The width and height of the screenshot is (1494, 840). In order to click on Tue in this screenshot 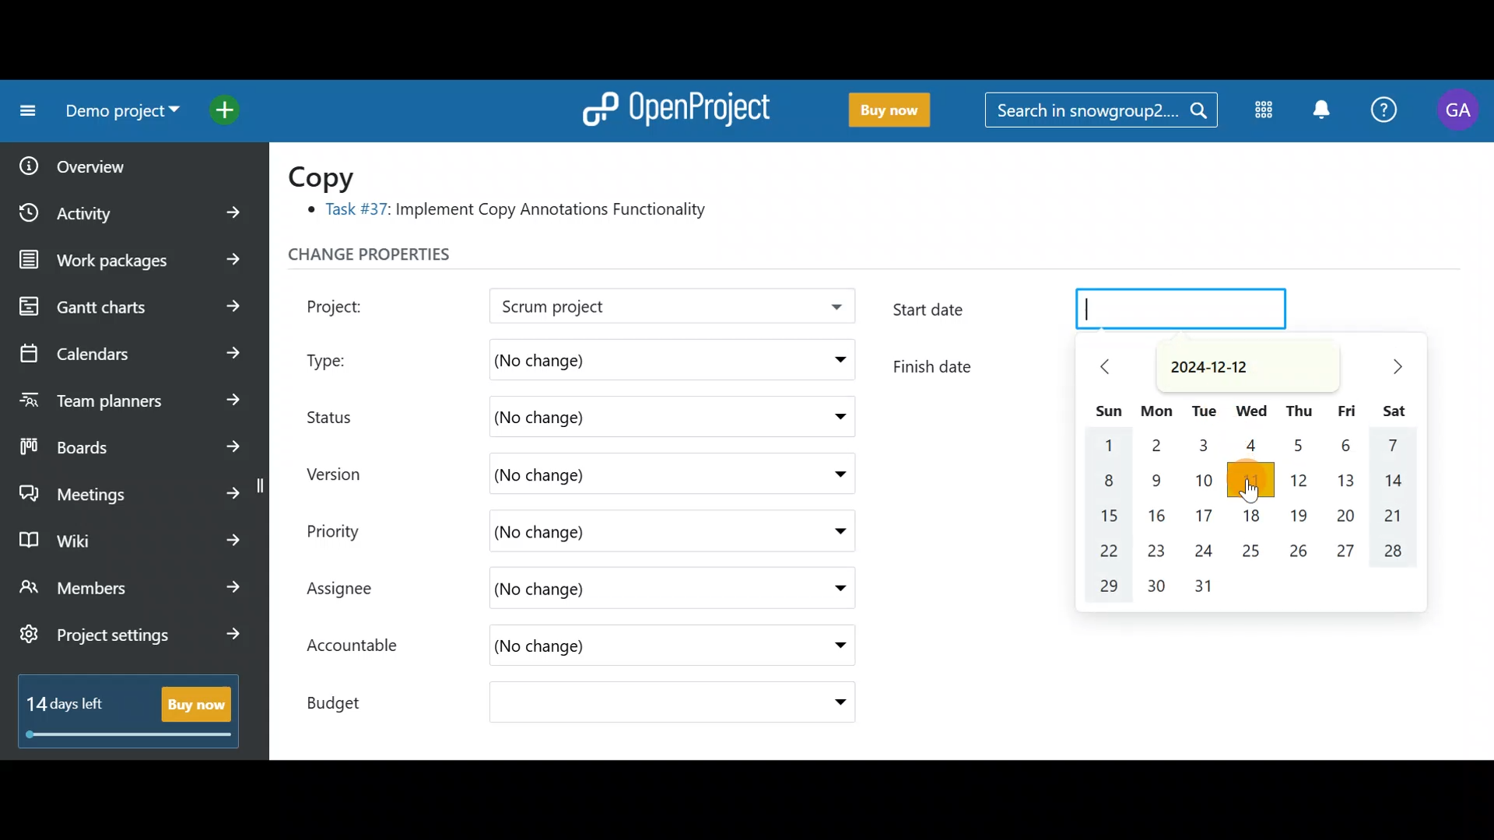, I will do `click(1204, 411)`.